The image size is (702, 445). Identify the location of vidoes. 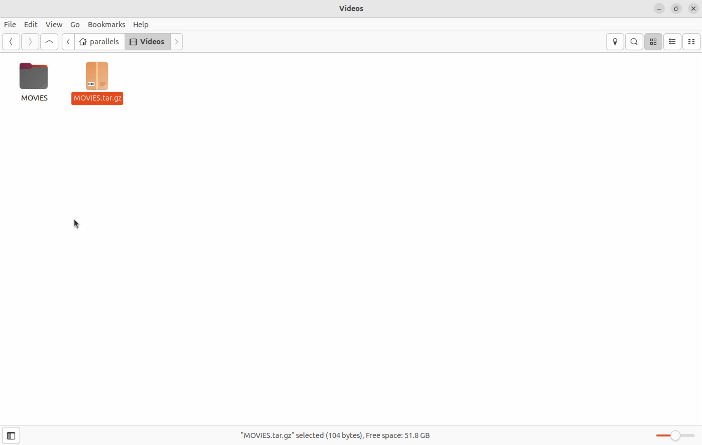
(353, 8).